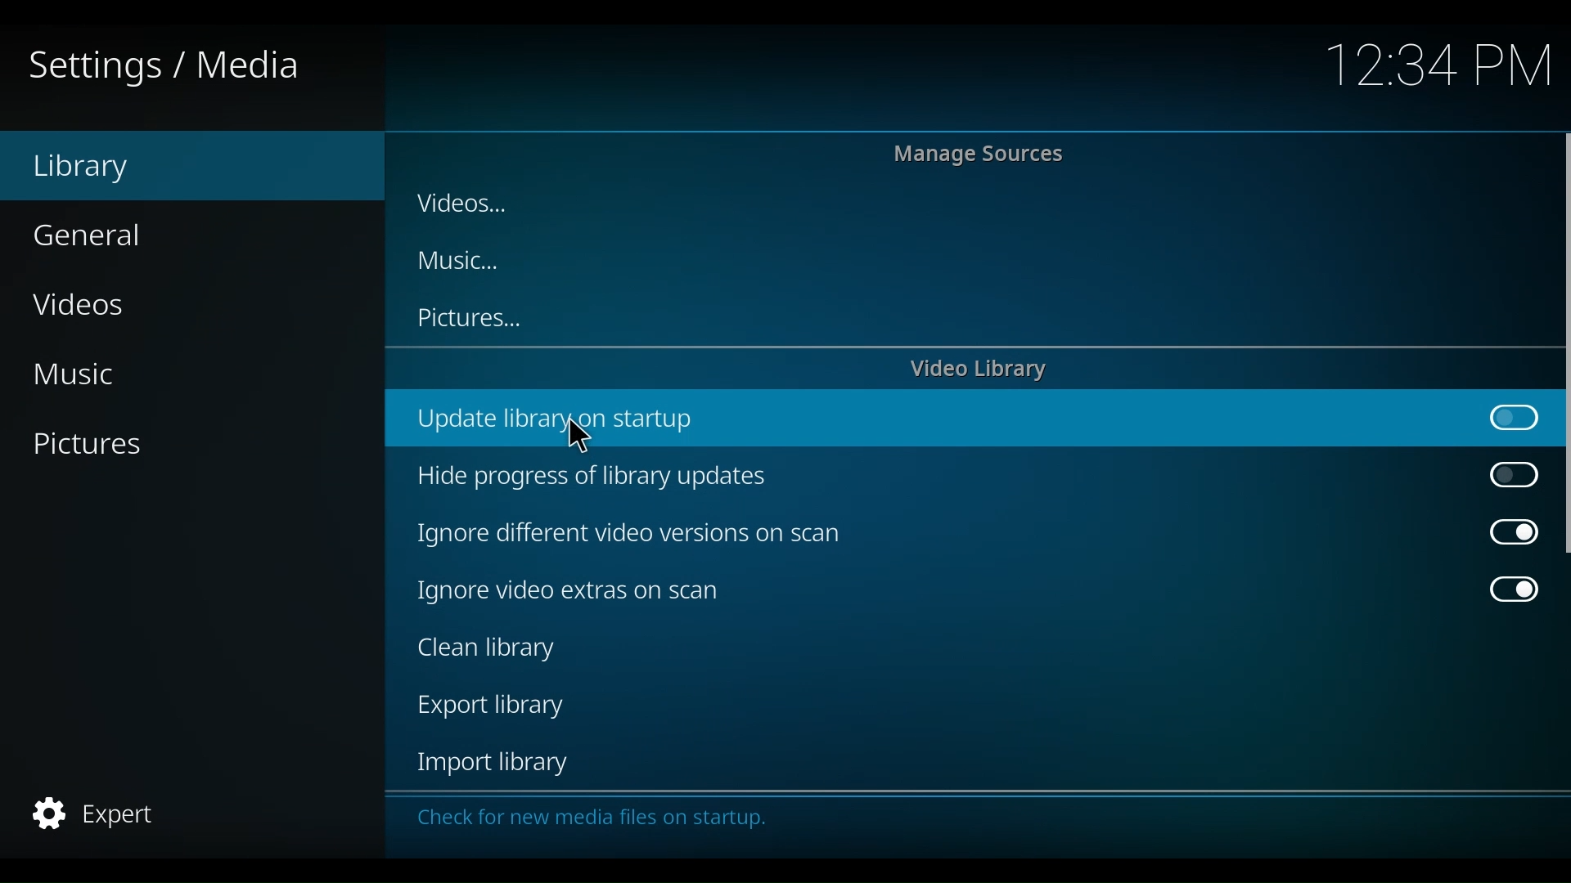 Image resolution: width=1571 pixels, height=883 pixels. I want to click on Hide progress of library updates, so click(935, 480).